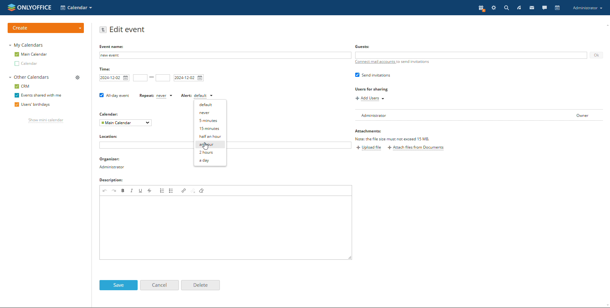  Describe the element at coordinates (211, 104) in the screenshot. I see `default` at that location.